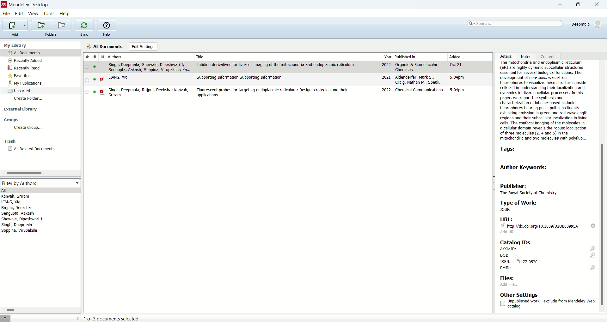 Image resolution: width=607 pixels, height=322 pixels. I want to click on favorites, so click(87, 56).